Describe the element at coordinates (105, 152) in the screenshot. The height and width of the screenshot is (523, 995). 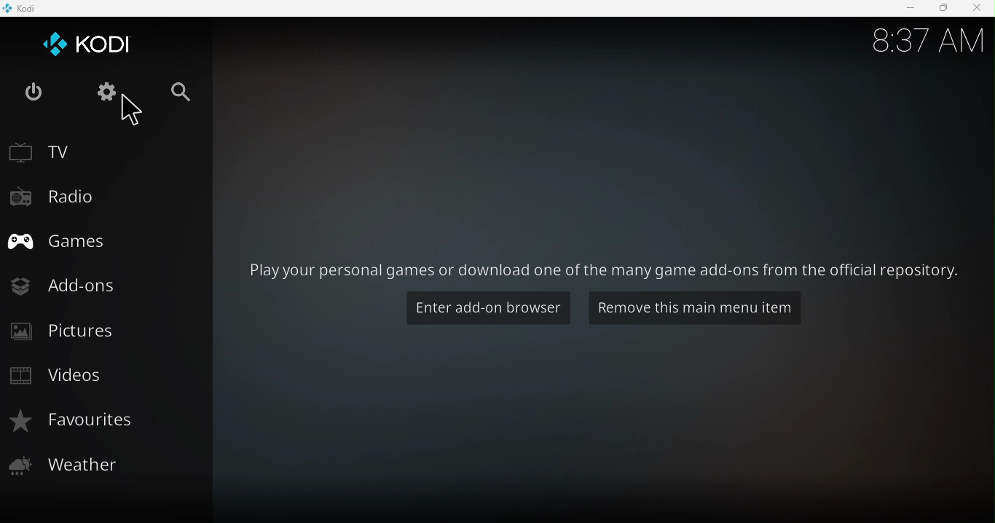
I see `TV ` at that location.